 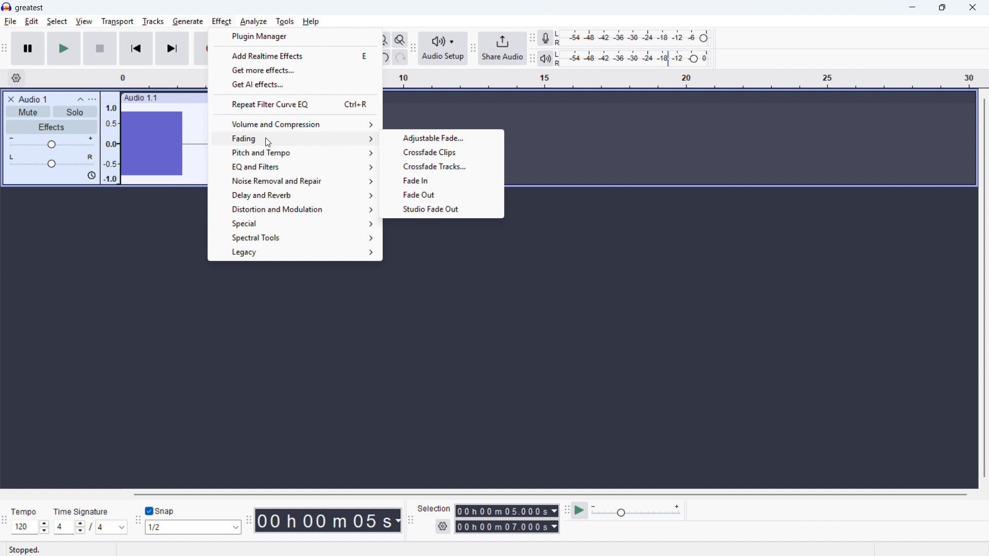 I want to click on Vertical scroll bar , so click(x=984, y=289).